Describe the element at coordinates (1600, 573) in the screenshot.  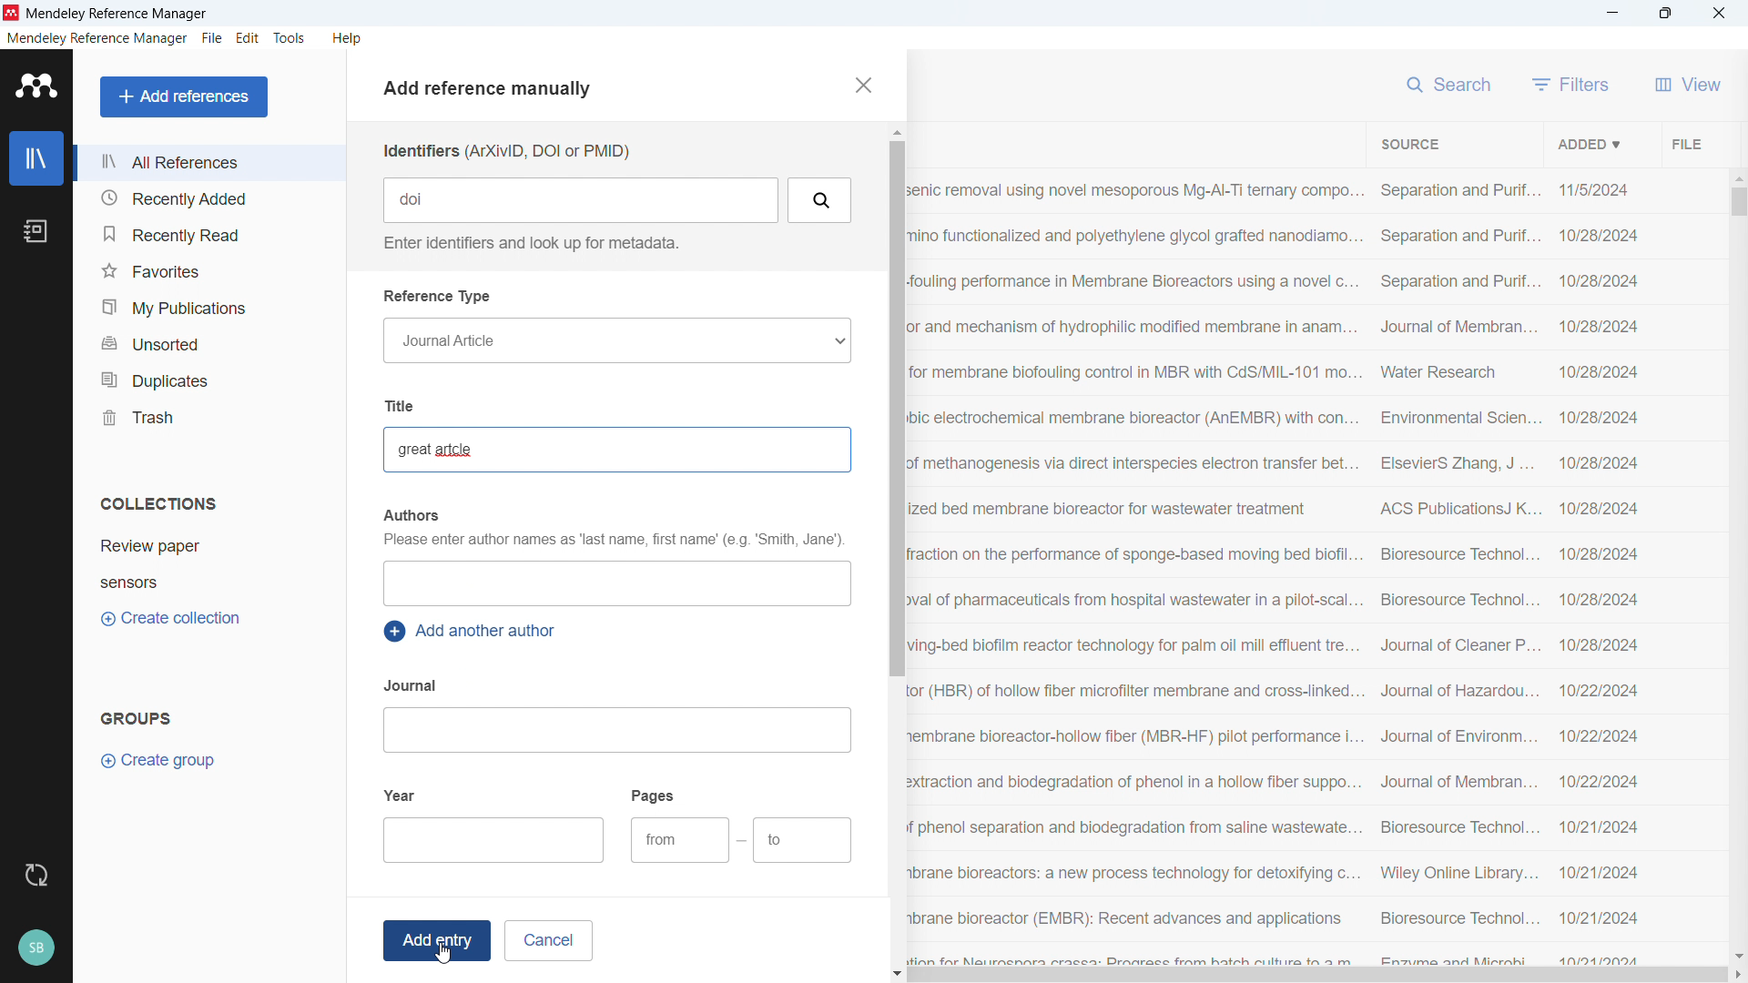
I see `Date of addition of individual entries ` at that location.